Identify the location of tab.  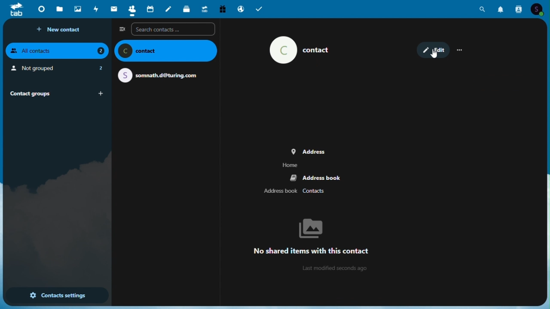
(15, 10).